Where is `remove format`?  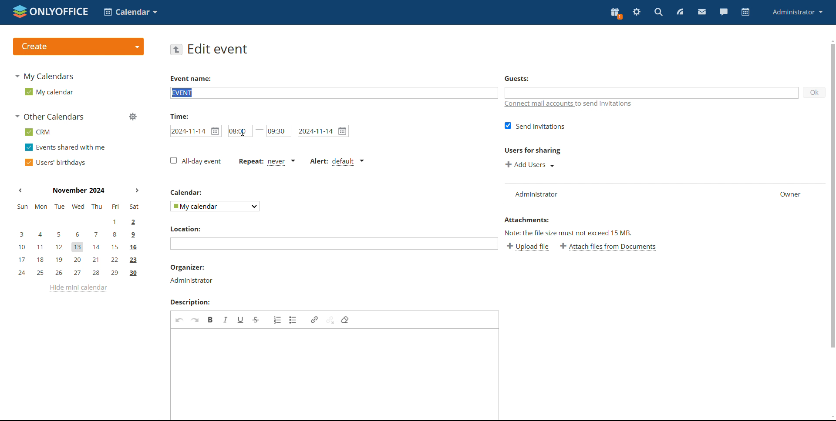 remove format is located at coordinates (346, 319).